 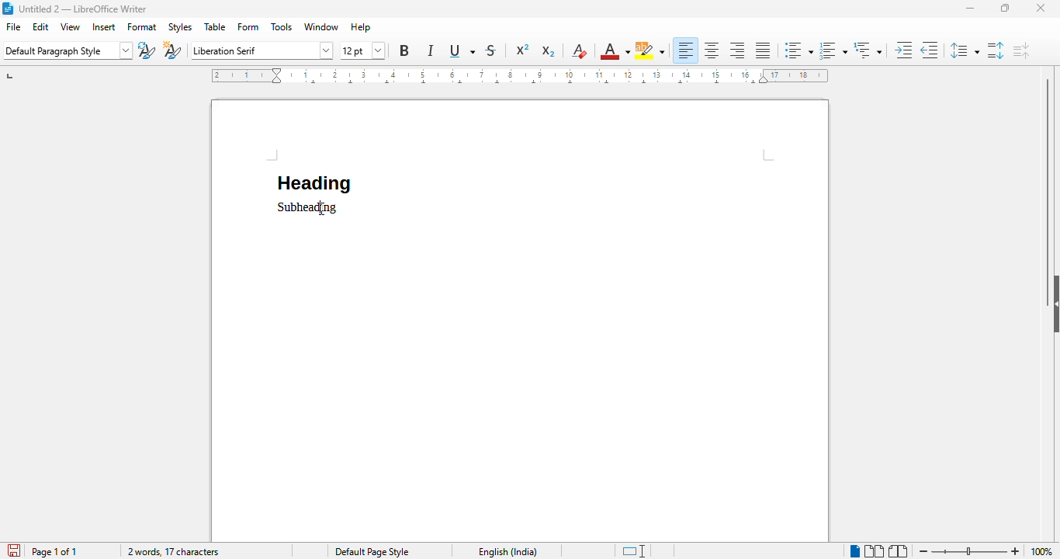 I want to click on format, so click(x=143, y=27).